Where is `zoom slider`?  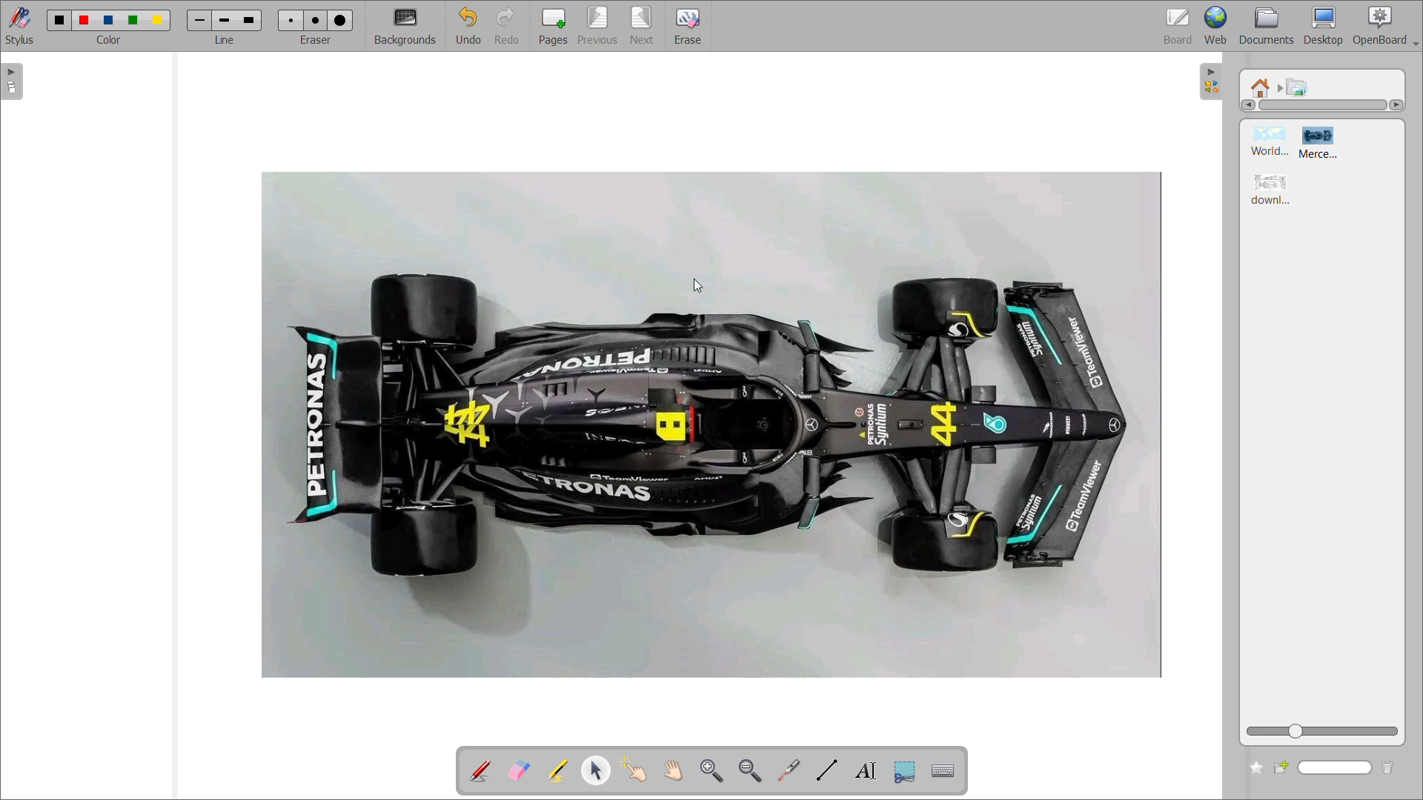
zoom slider is located at coordinates (1320, 731).